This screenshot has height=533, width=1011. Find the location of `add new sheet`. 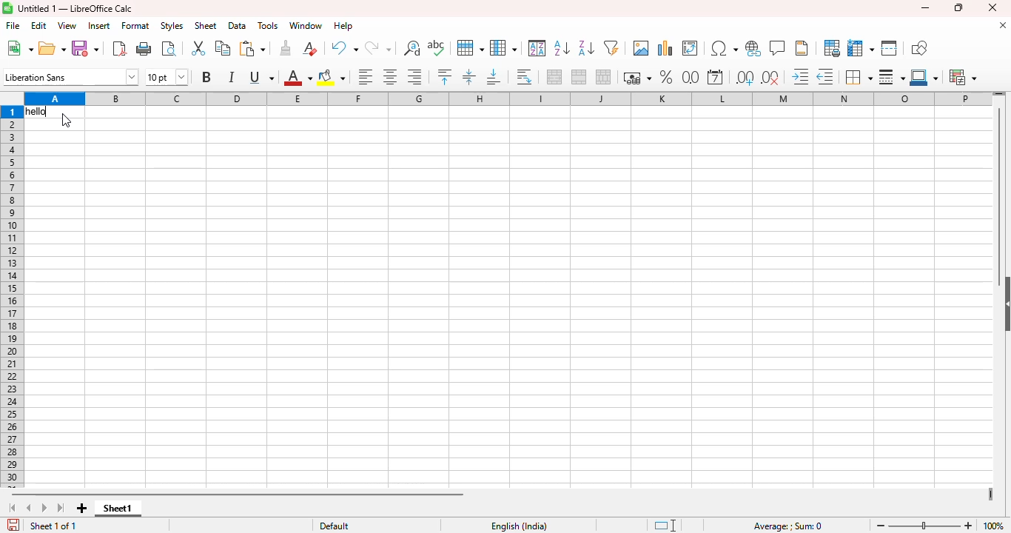

add new sheet is located at coordinates (82, 508).